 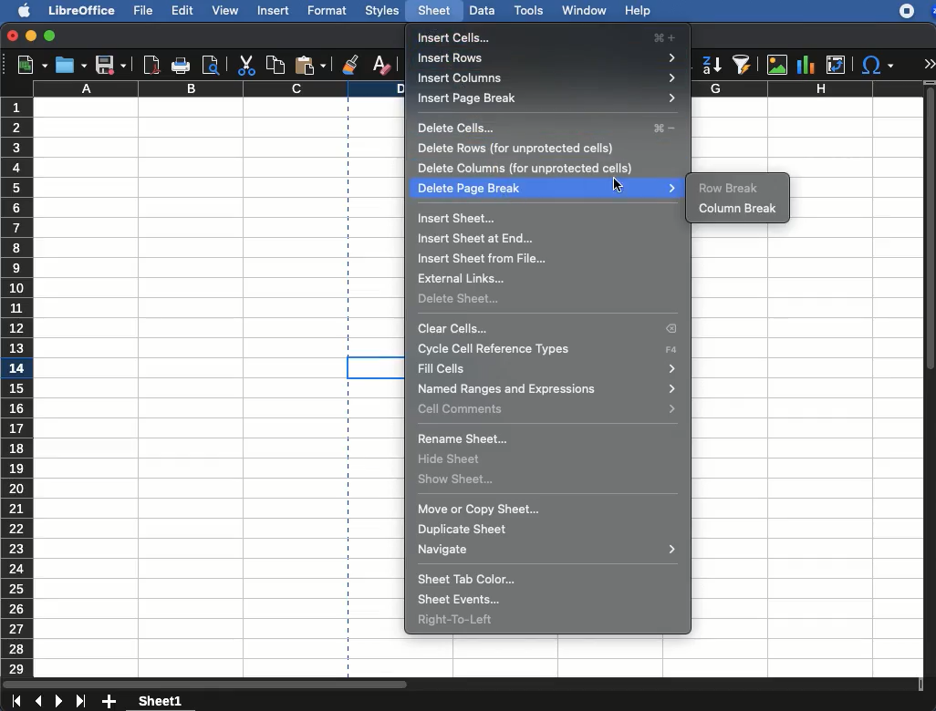 I want to click on descending, so click(x=712, y=67).